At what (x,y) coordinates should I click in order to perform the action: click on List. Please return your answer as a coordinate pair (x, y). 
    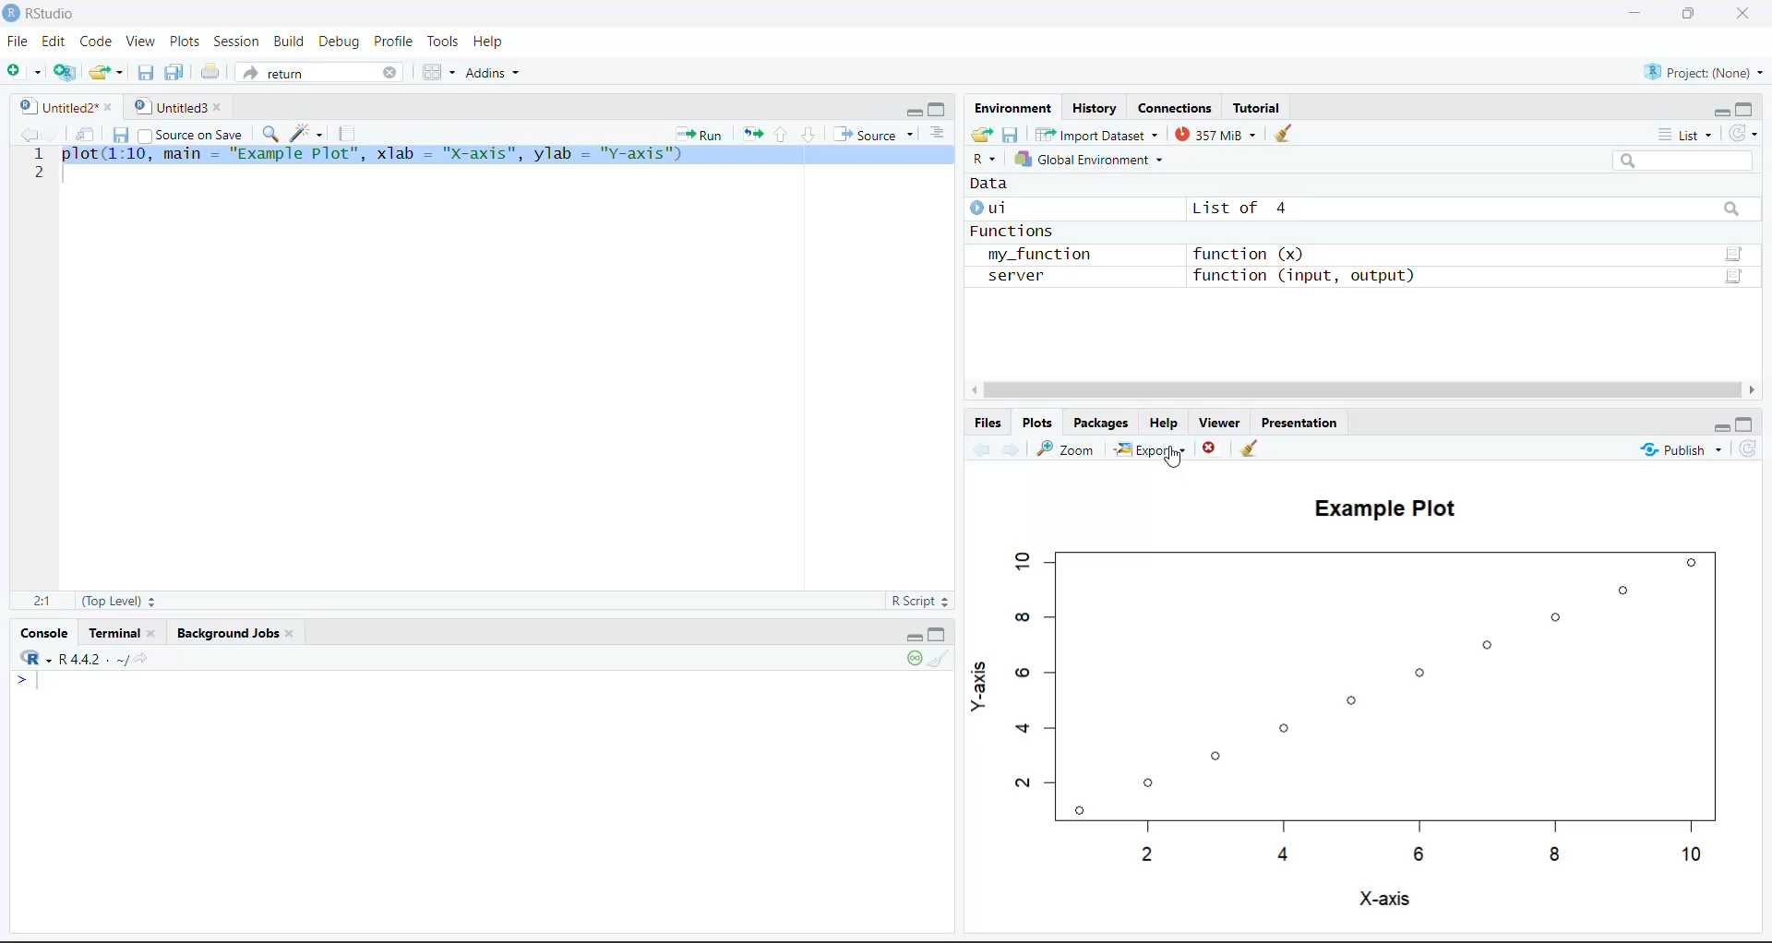
    Looking at the image, I should click on (1686, 134).